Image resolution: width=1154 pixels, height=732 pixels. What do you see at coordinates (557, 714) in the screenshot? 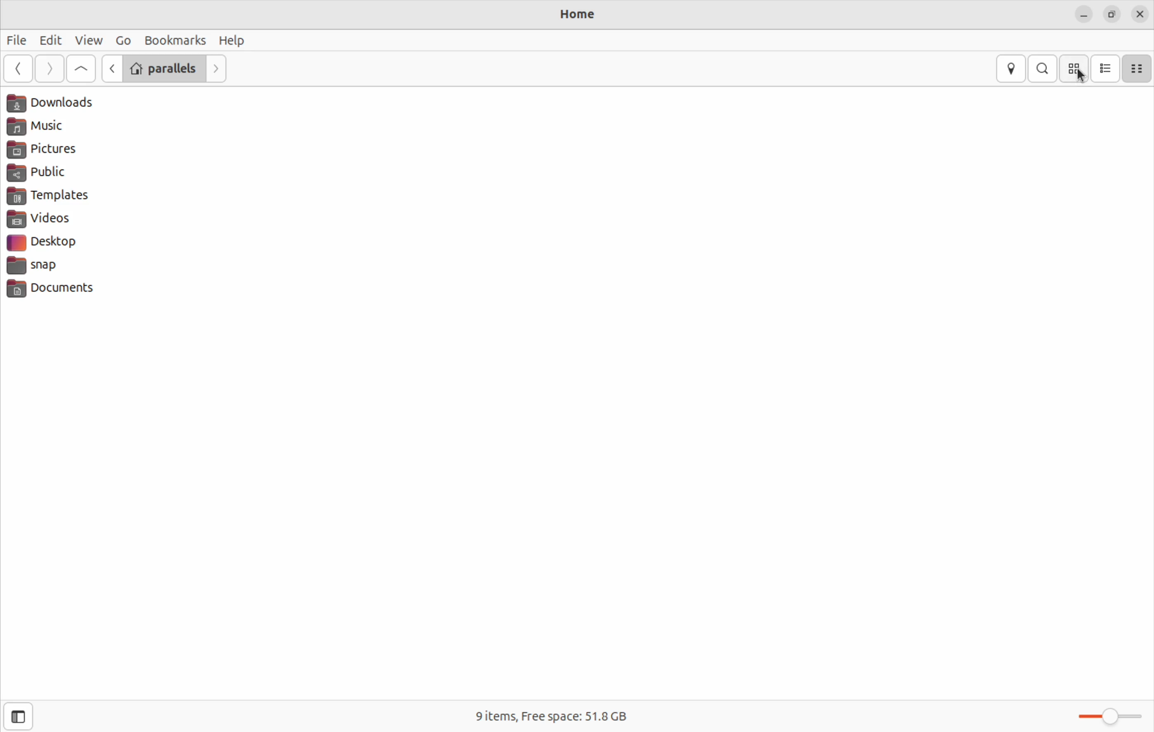
I see `9 items free space 51.8 Gb` at bounding box center [557, 714].